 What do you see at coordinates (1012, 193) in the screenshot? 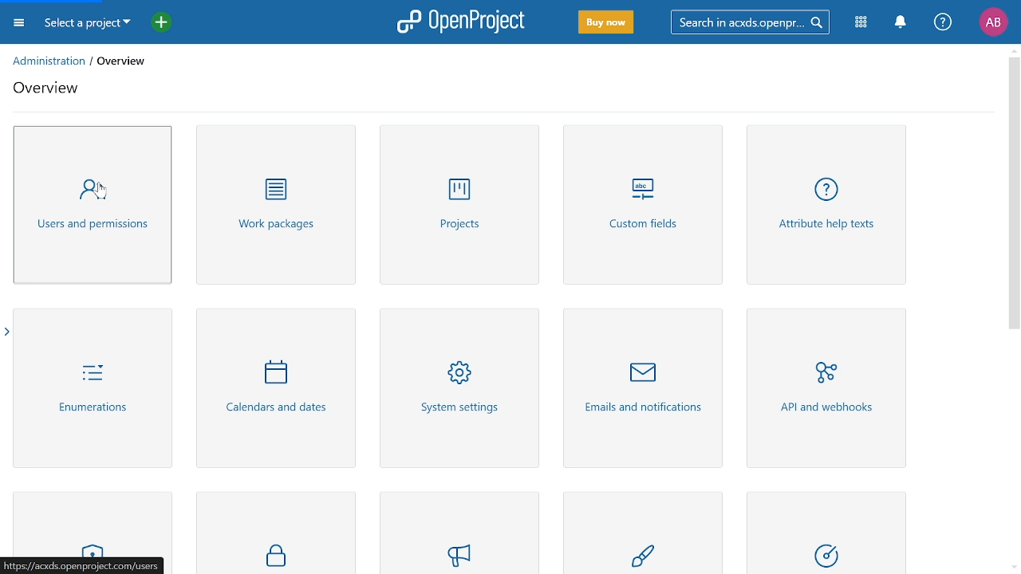
I see `Vertical scrollbar` at bounding box center [1012, 193].